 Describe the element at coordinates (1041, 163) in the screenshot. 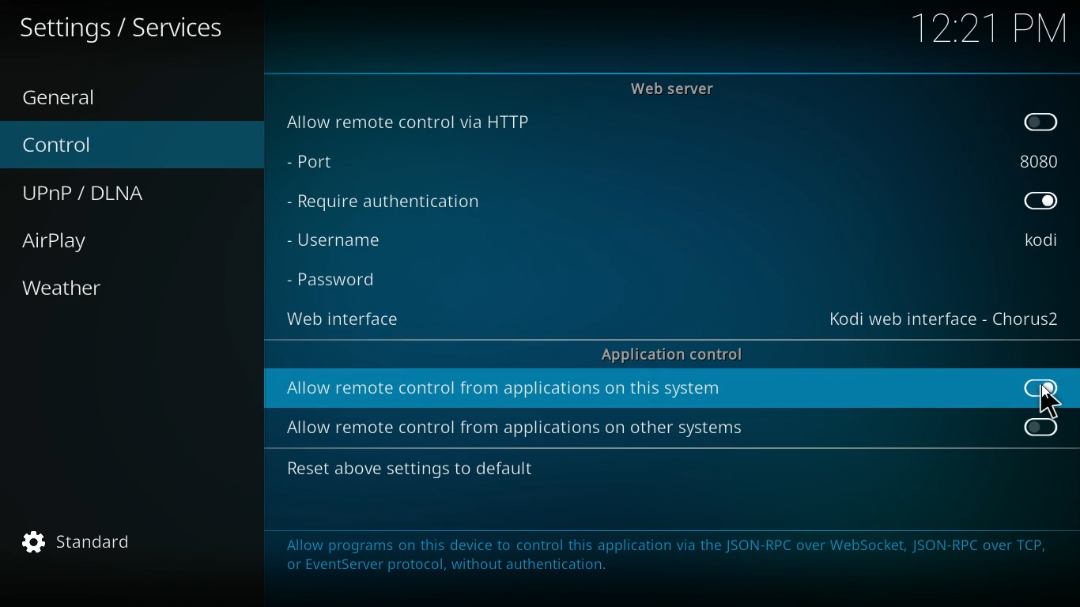

I see `port` at that location.